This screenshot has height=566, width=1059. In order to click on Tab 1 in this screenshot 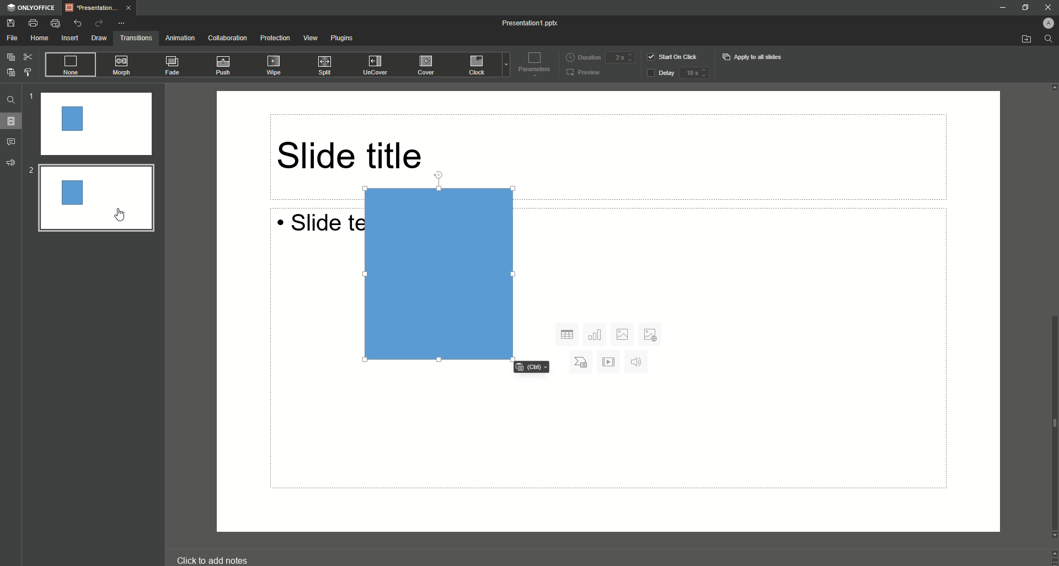, I will do `click(101, 8)`.